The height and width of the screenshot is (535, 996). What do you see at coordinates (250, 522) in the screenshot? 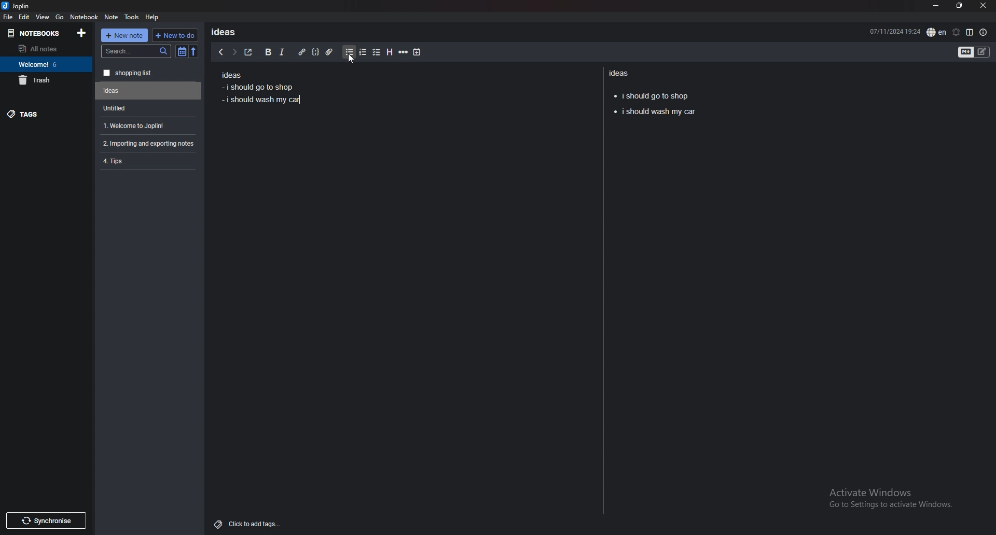
I see `Click to add tags` at bounding box center [250, 522].